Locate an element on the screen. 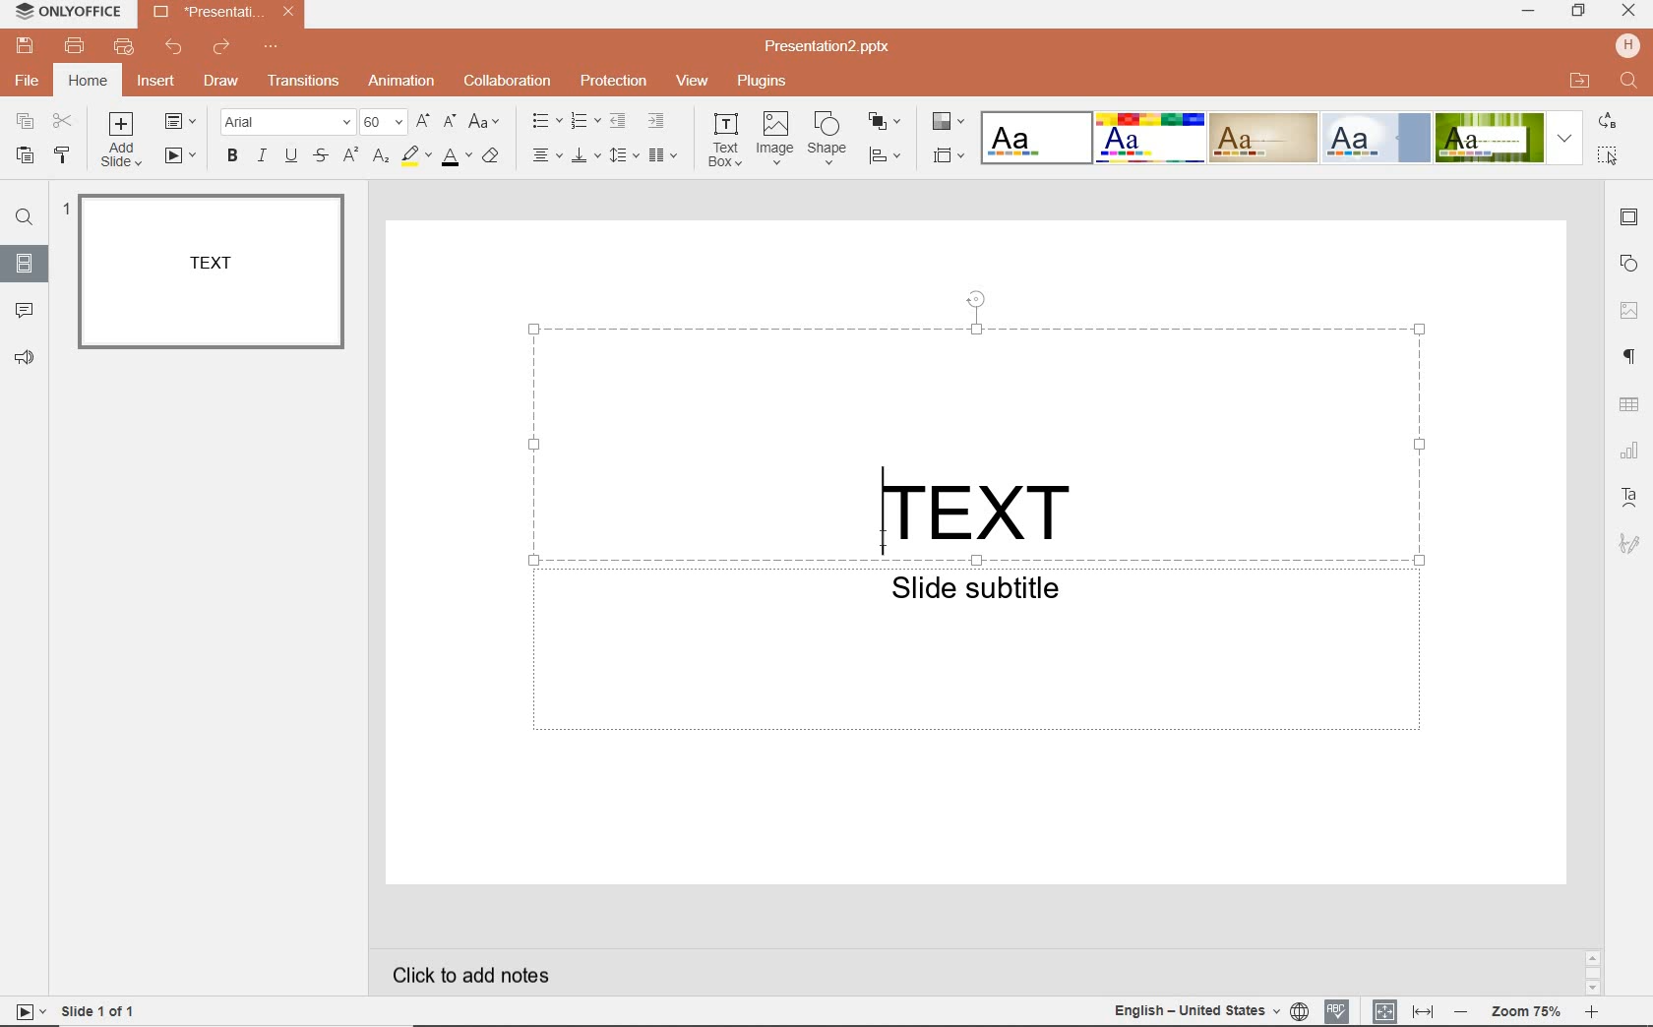 Image resolution: width=1653 pixels, height=1027 pixels. CHART SETTINGS is located at coordinates (1630, 449).